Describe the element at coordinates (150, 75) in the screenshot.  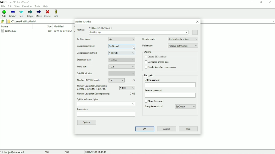
I see `Encryption` at that location.